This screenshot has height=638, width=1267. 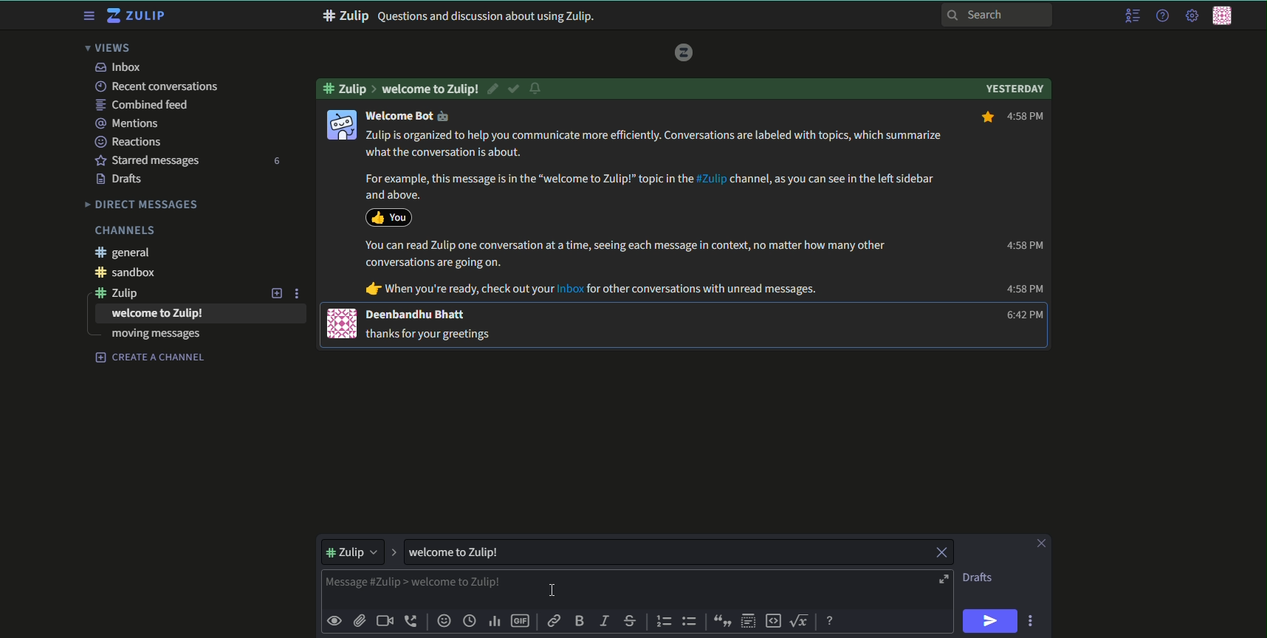 What do you see at coordinates (1190, 16) in the screenshot?
I see `main menu` at bounding box center [1190, 16].